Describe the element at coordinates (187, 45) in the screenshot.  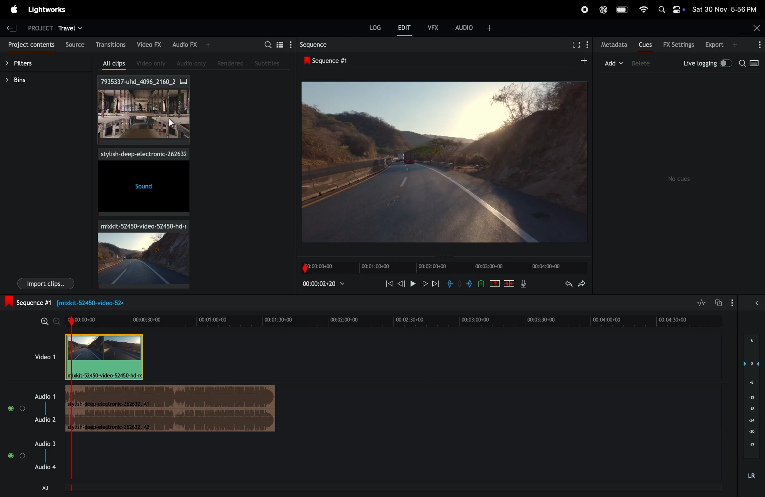
I see `audio fx` at that location.